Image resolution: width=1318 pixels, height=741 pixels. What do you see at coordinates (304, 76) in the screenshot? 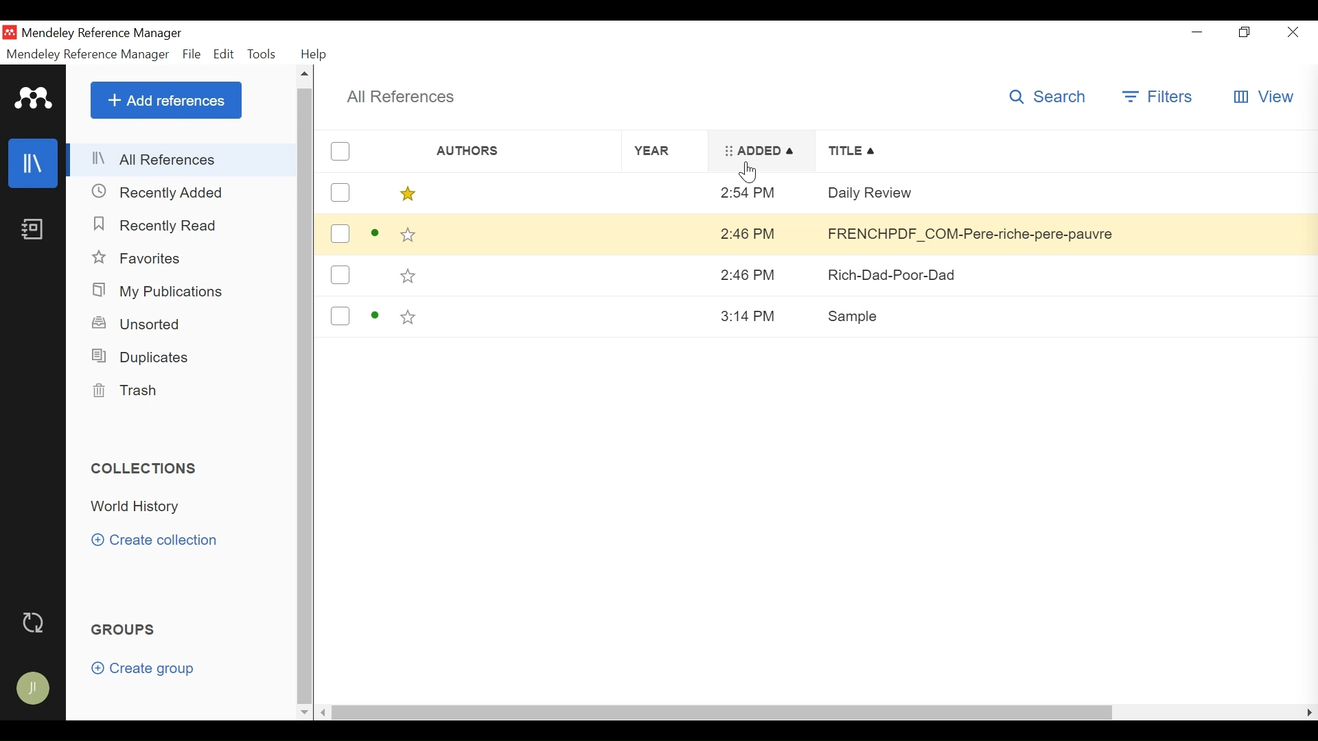
I see `Scroll up` at bounding box center [304, 76].